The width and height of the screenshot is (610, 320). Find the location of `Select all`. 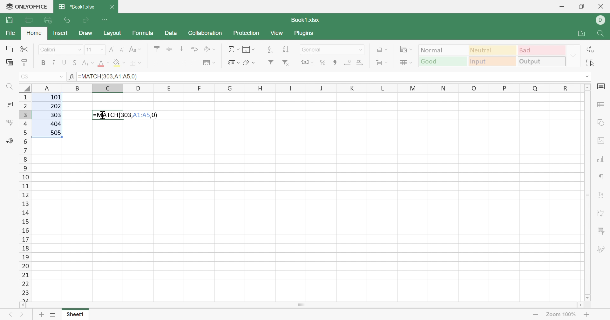

Select all is located at coordinates (591, 63).